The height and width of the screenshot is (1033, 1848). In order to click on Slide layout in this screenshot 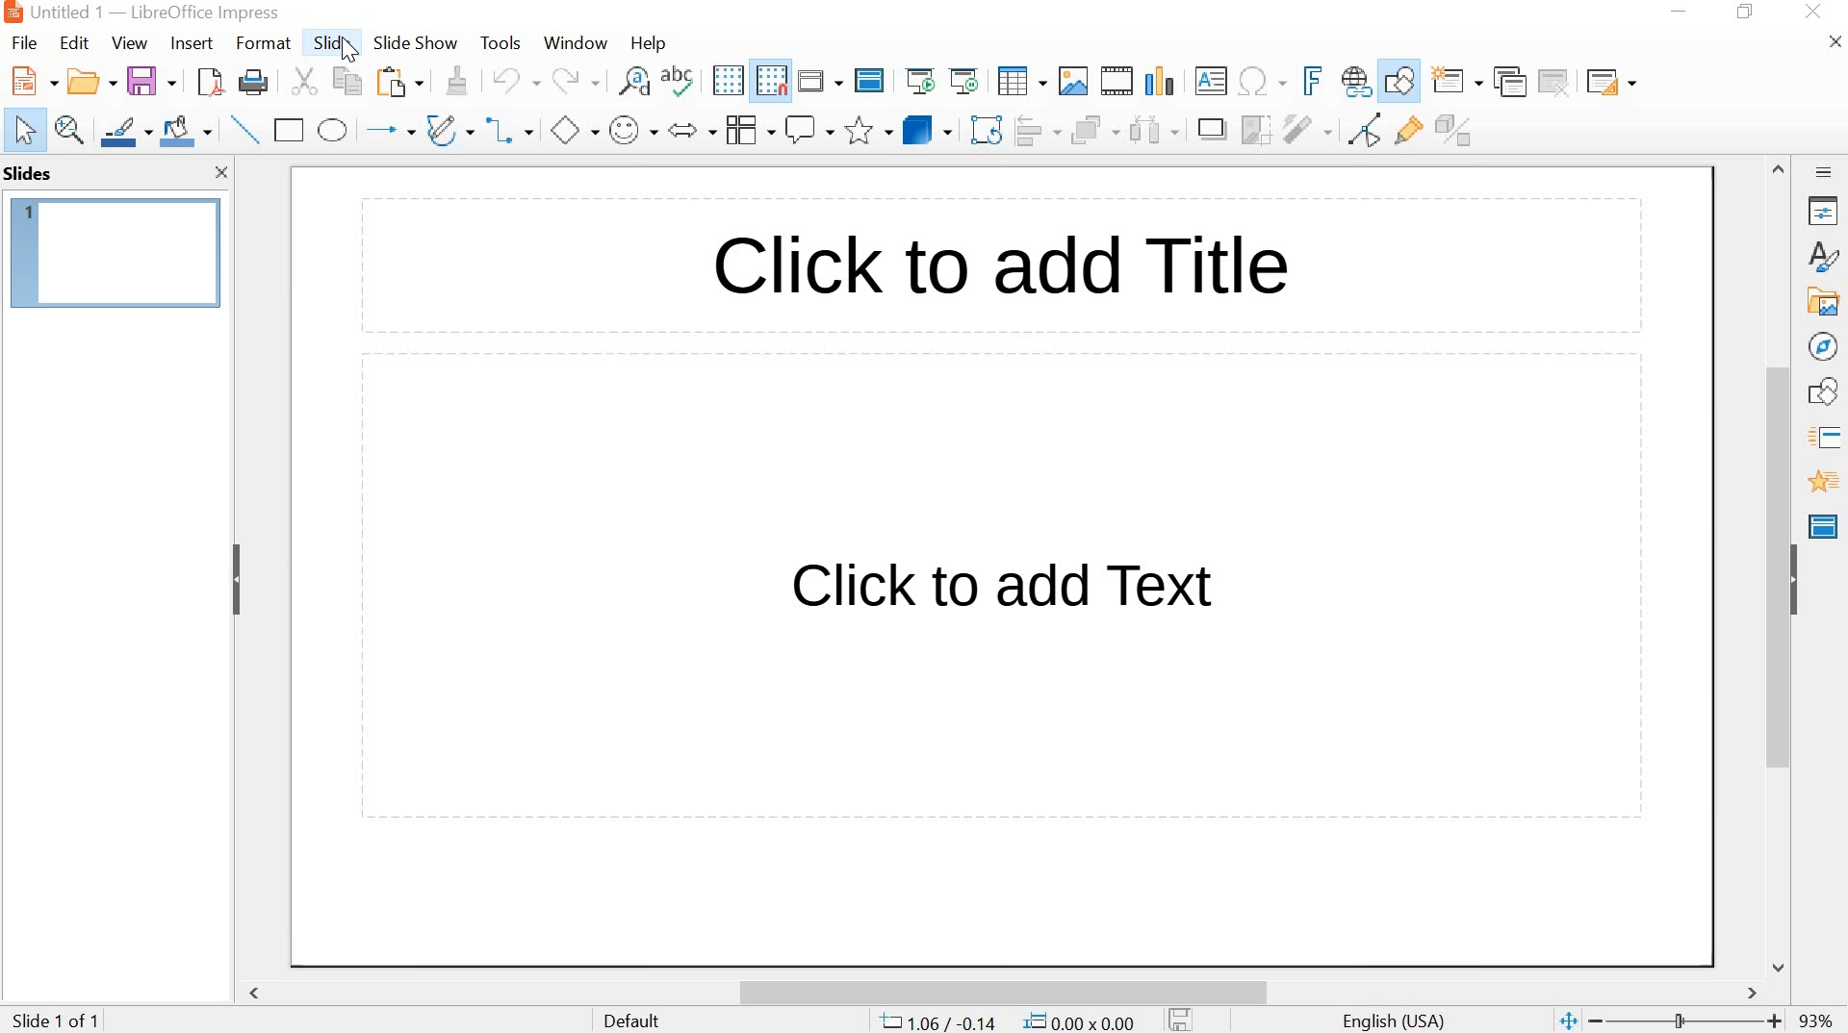, I will do `click(1610, 78)`.